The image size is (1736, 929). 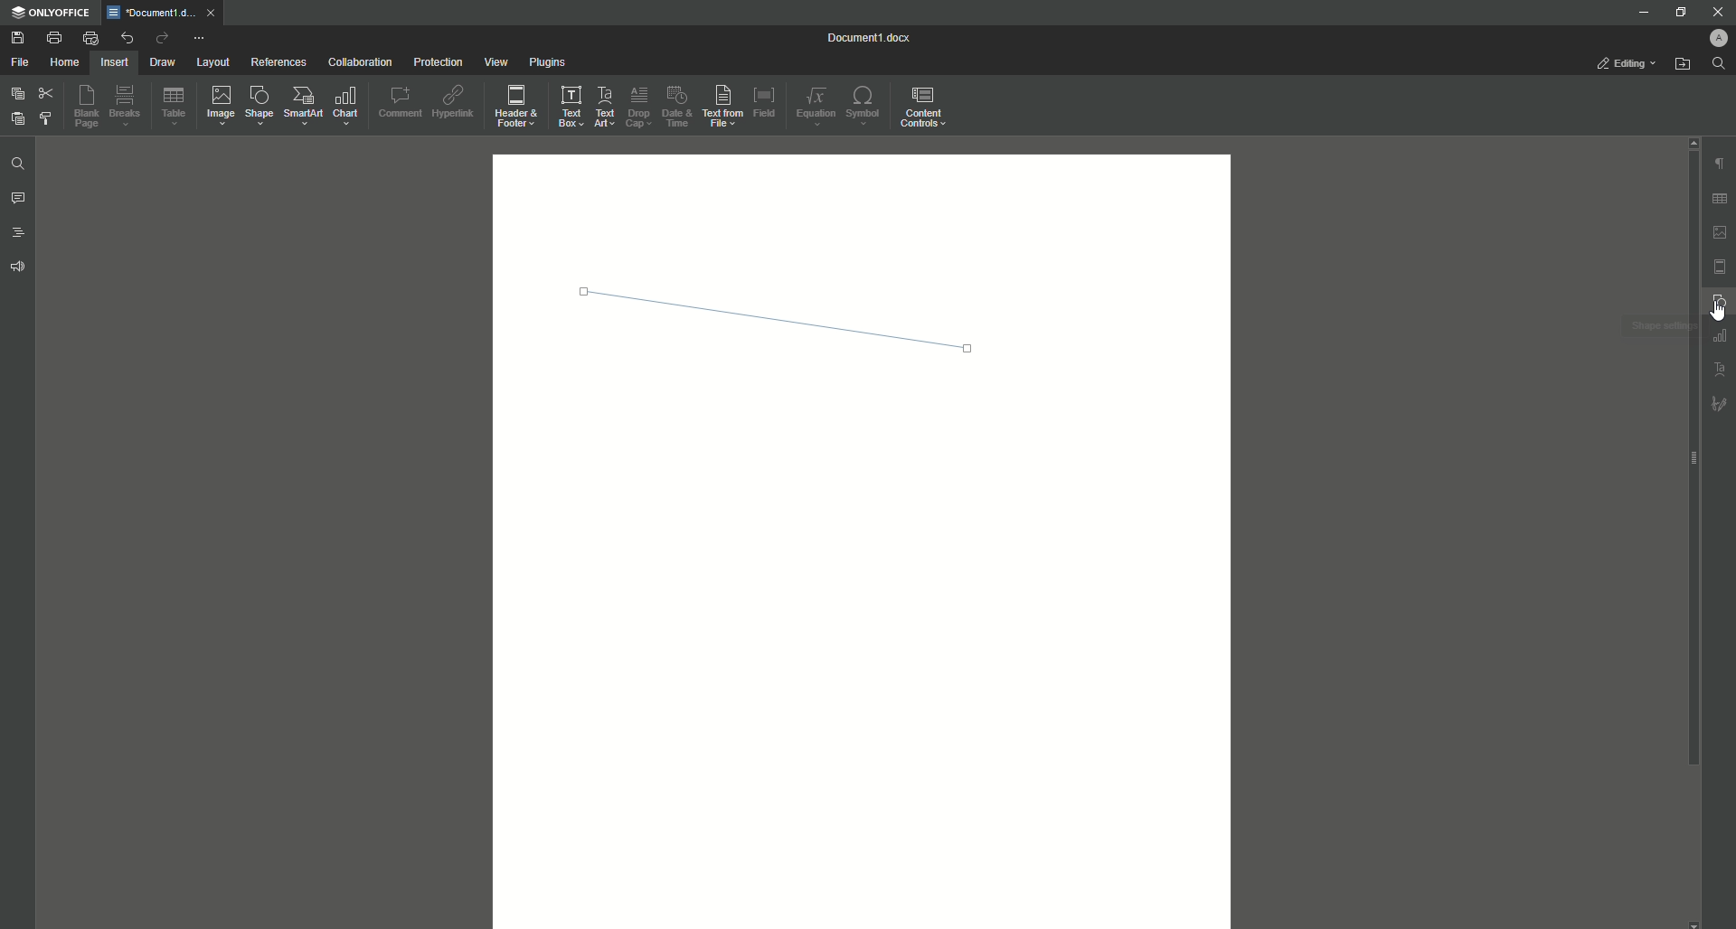 I want to click on Insert, so click(x=113, y=61).